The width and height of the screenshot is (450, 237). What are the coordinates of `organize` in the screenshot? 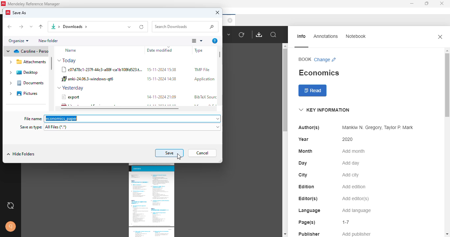 It's located at (18, 41).